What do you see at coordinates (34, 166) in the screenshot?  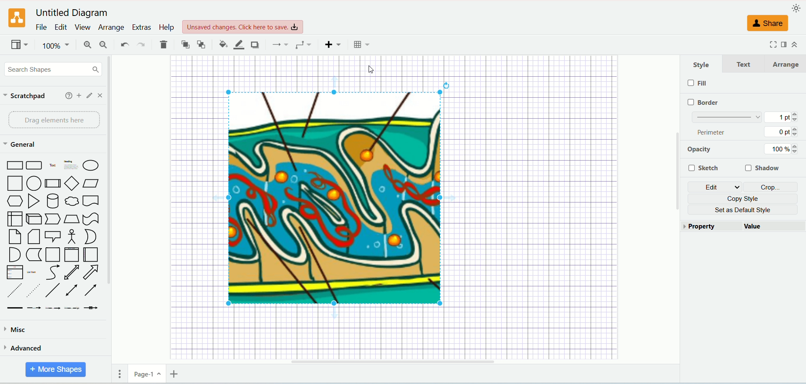 I see `Curved Corner Rectangle` at bounding box center [34, 166].